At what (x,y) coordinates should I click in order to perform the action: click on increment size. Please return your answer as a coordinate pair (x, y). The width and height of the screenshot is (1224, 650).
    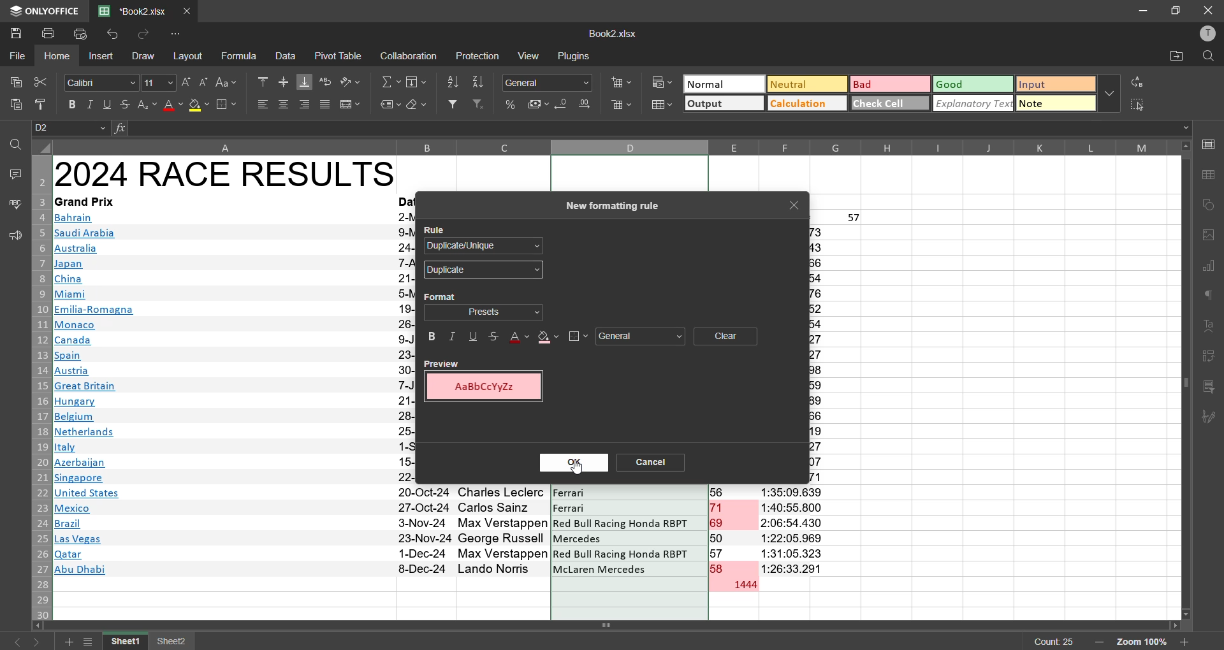
    Looking at the image, I should click on (186, 82).